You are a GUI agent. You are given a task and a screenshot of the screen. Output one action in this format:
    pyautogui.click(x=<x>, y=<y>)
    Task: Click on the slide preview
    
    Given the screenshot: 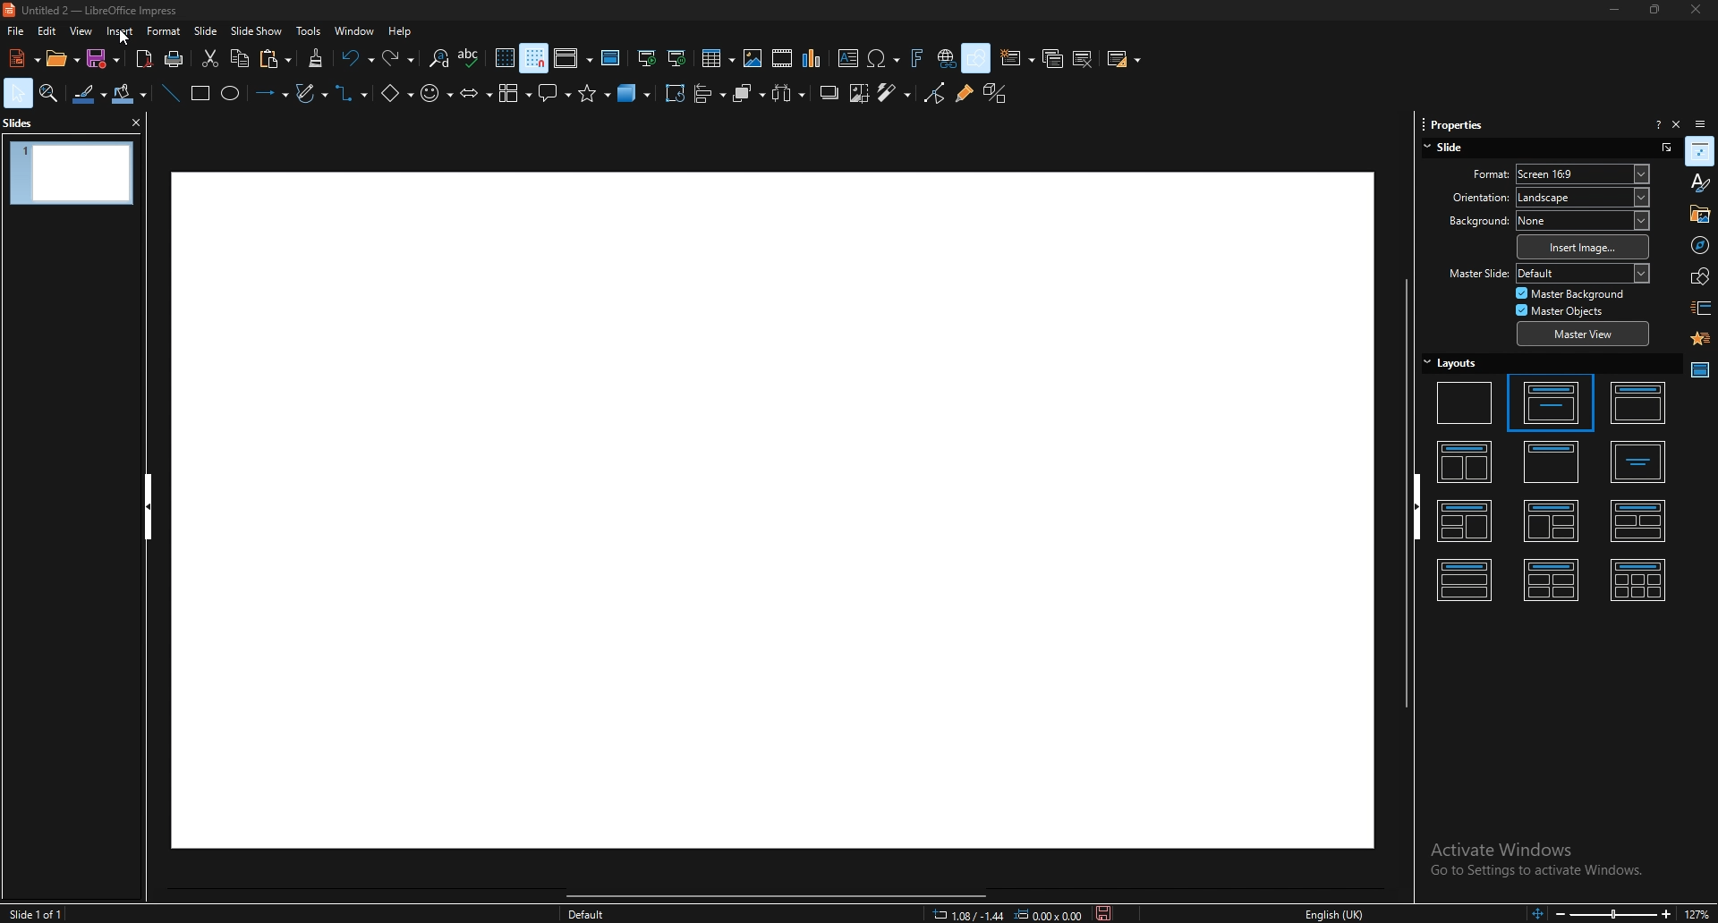 What is the action you would take?
    pyautogui.click(x=72, y=174)
    